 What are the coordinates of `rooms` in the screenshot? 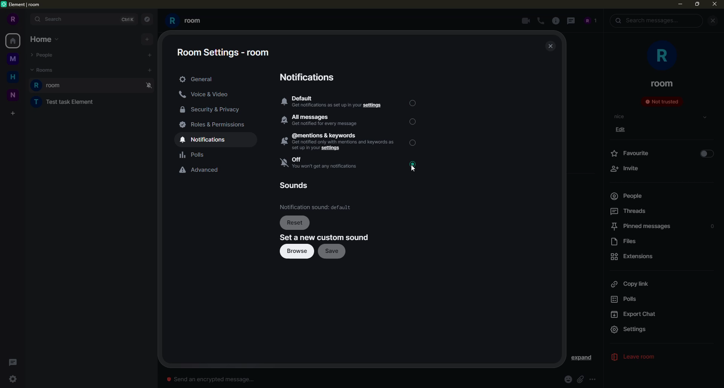 It's located at (43, 70).